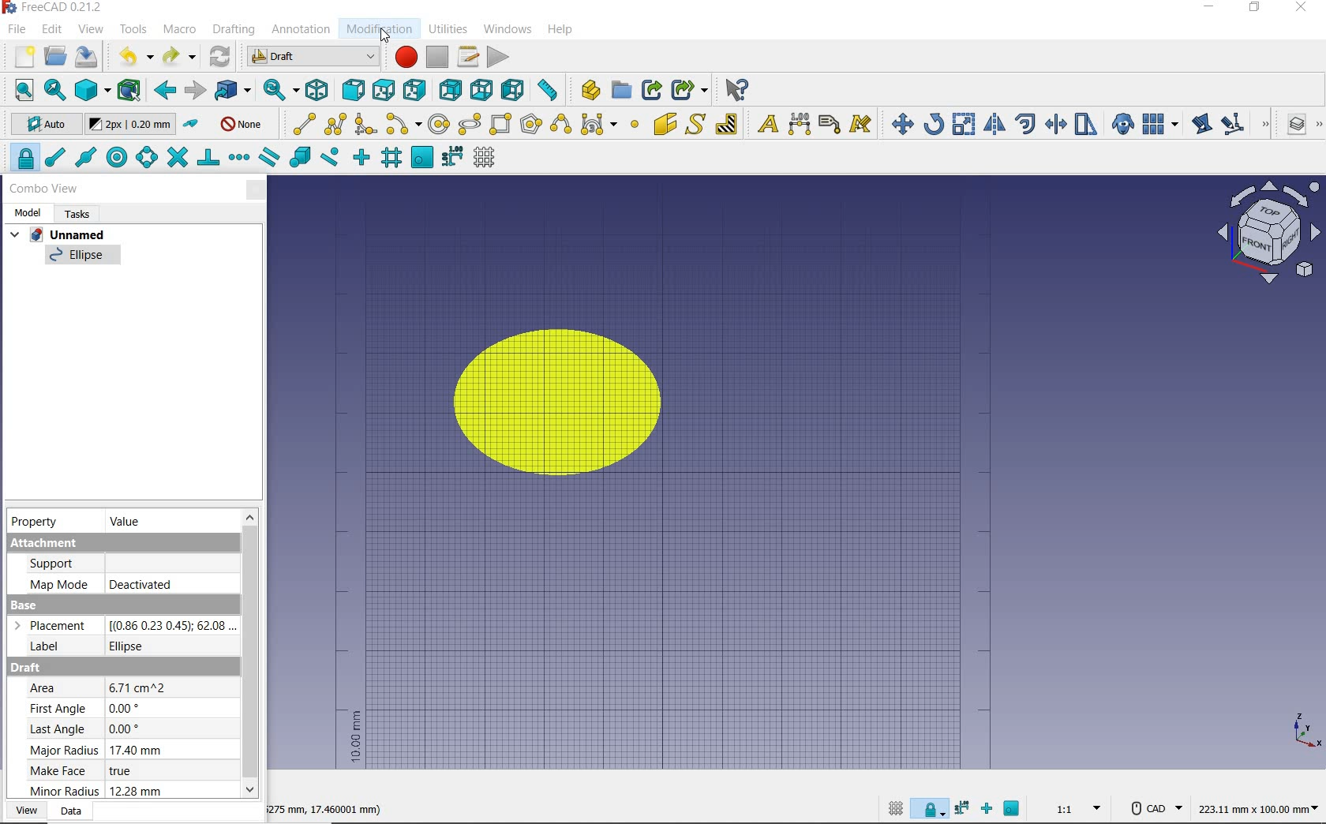 The width and height of the screenshot is (1326, 824). What do you see at coordinates (830, 124) in the screenshot?
I see `label` at bounding box center [830, 124].